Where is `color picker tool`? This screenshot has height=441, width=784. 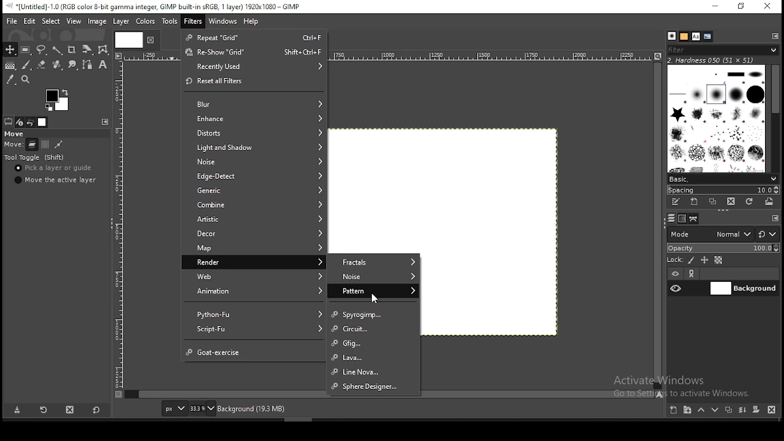
color picker tool is located at coordinates (10, 79).